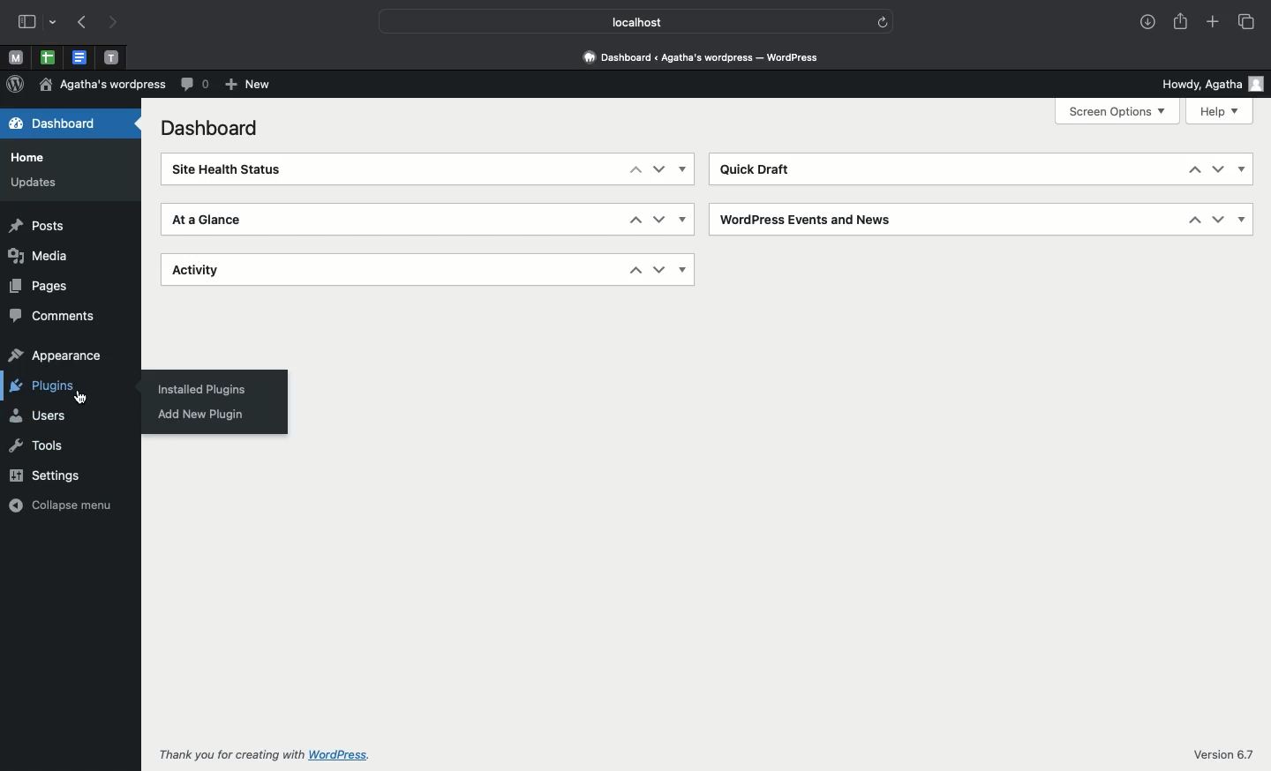 Image resolution: width=1271 pixels, height=771 pixels. I want to click on Howdy user, so click(1212, 82).